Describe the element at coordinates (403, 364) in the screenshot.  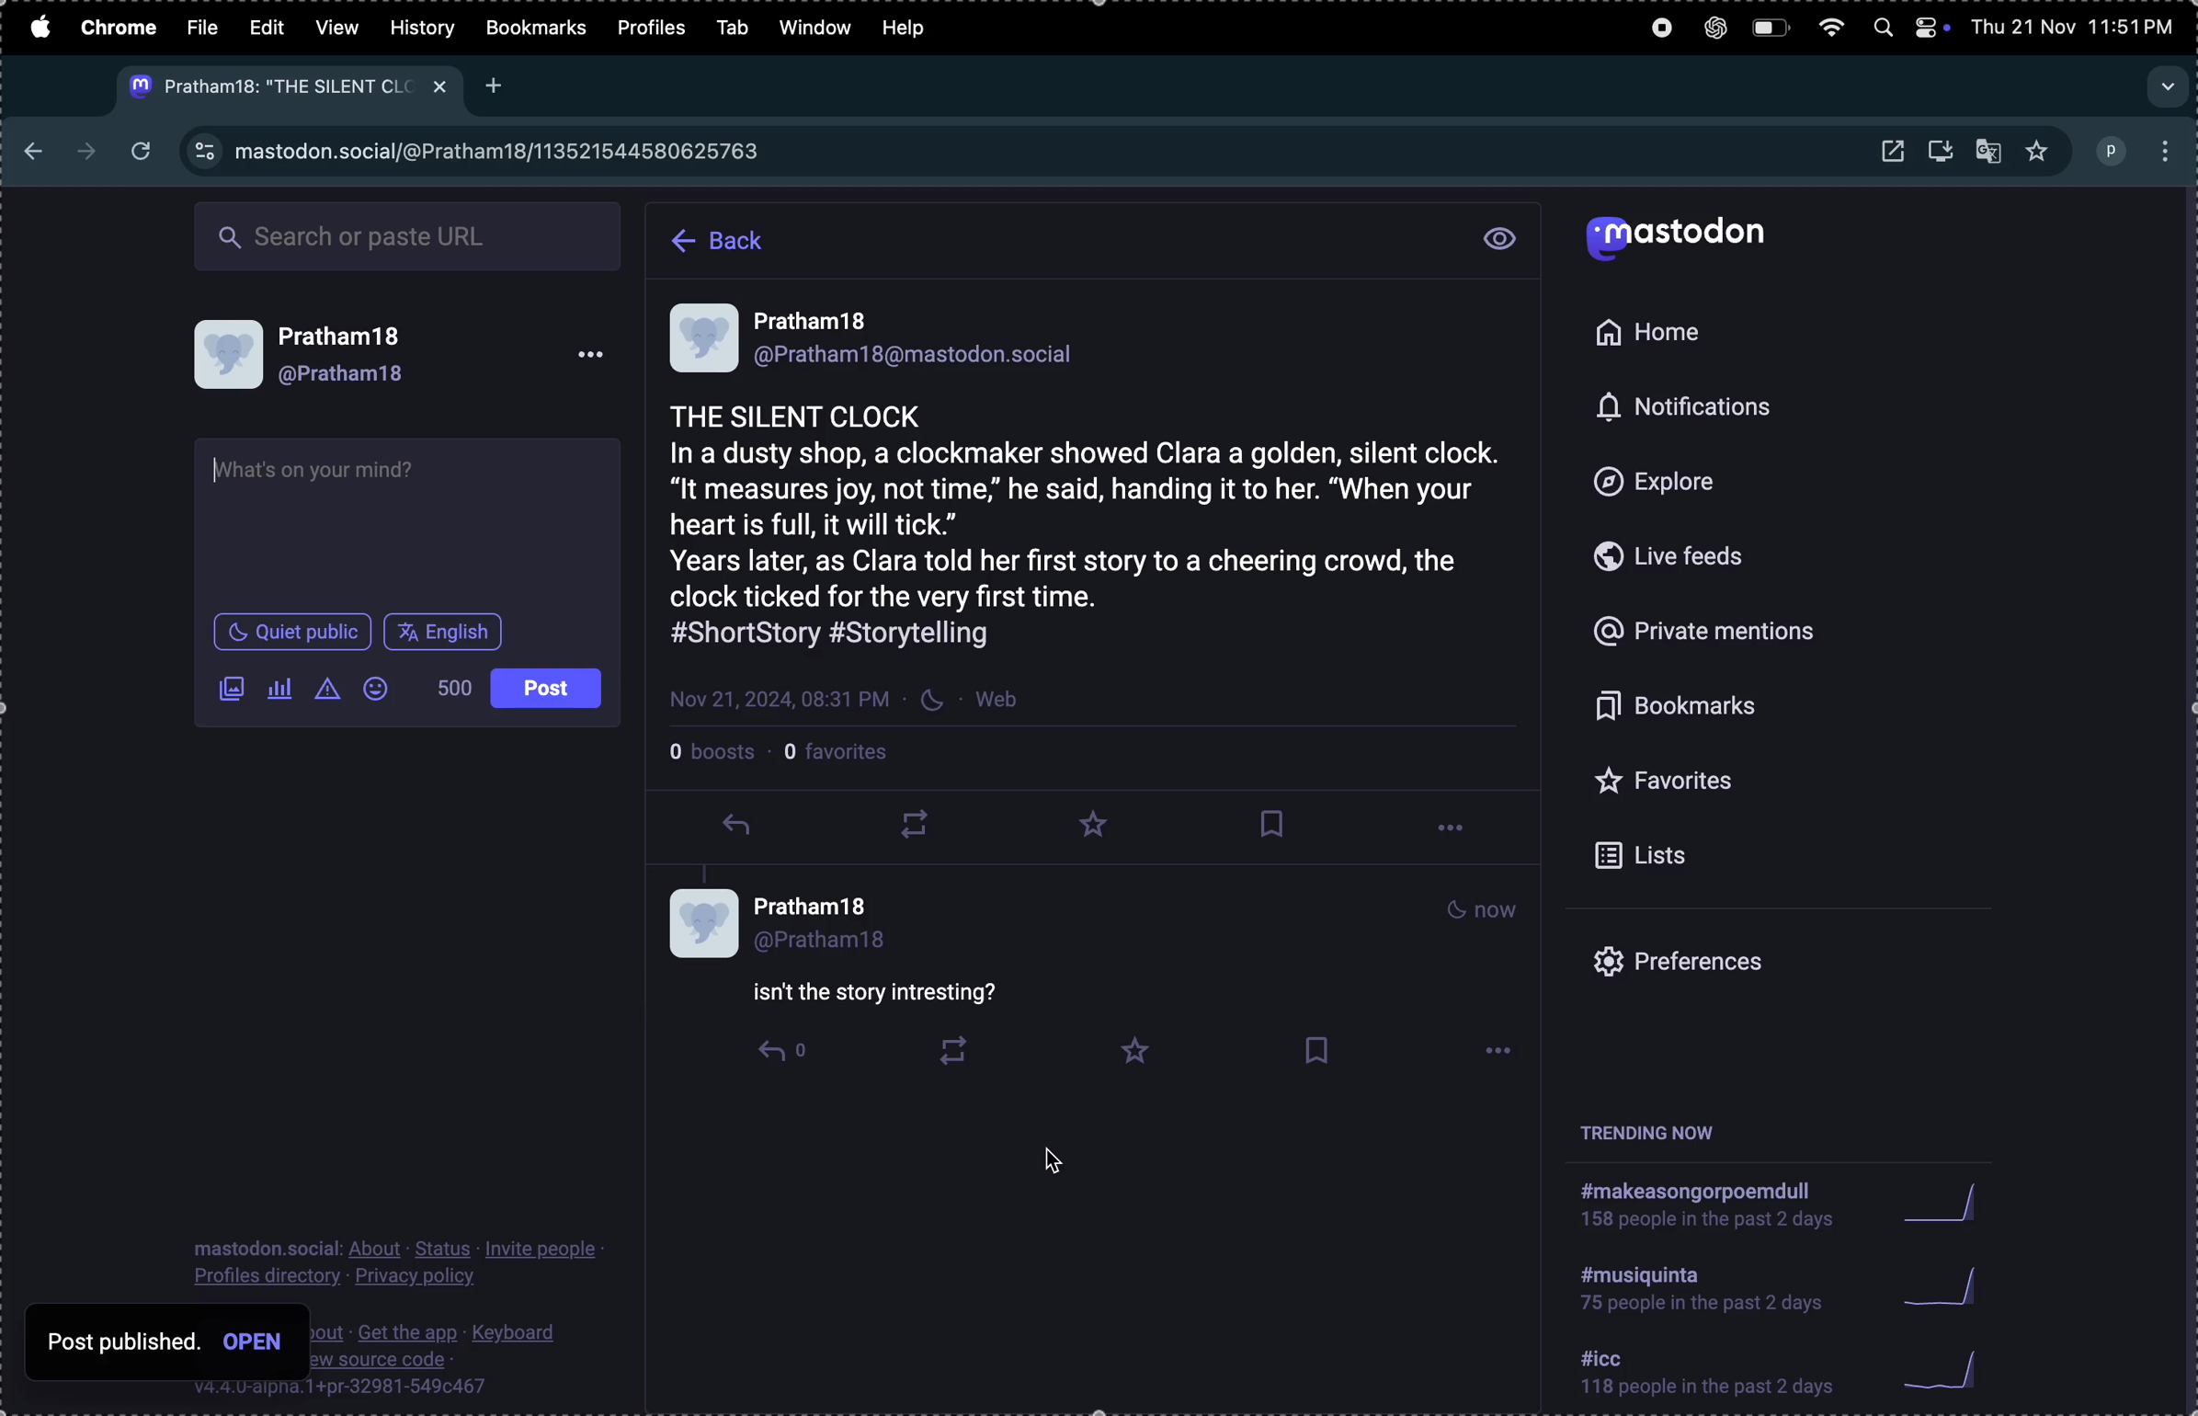
I see `profile` at that location.